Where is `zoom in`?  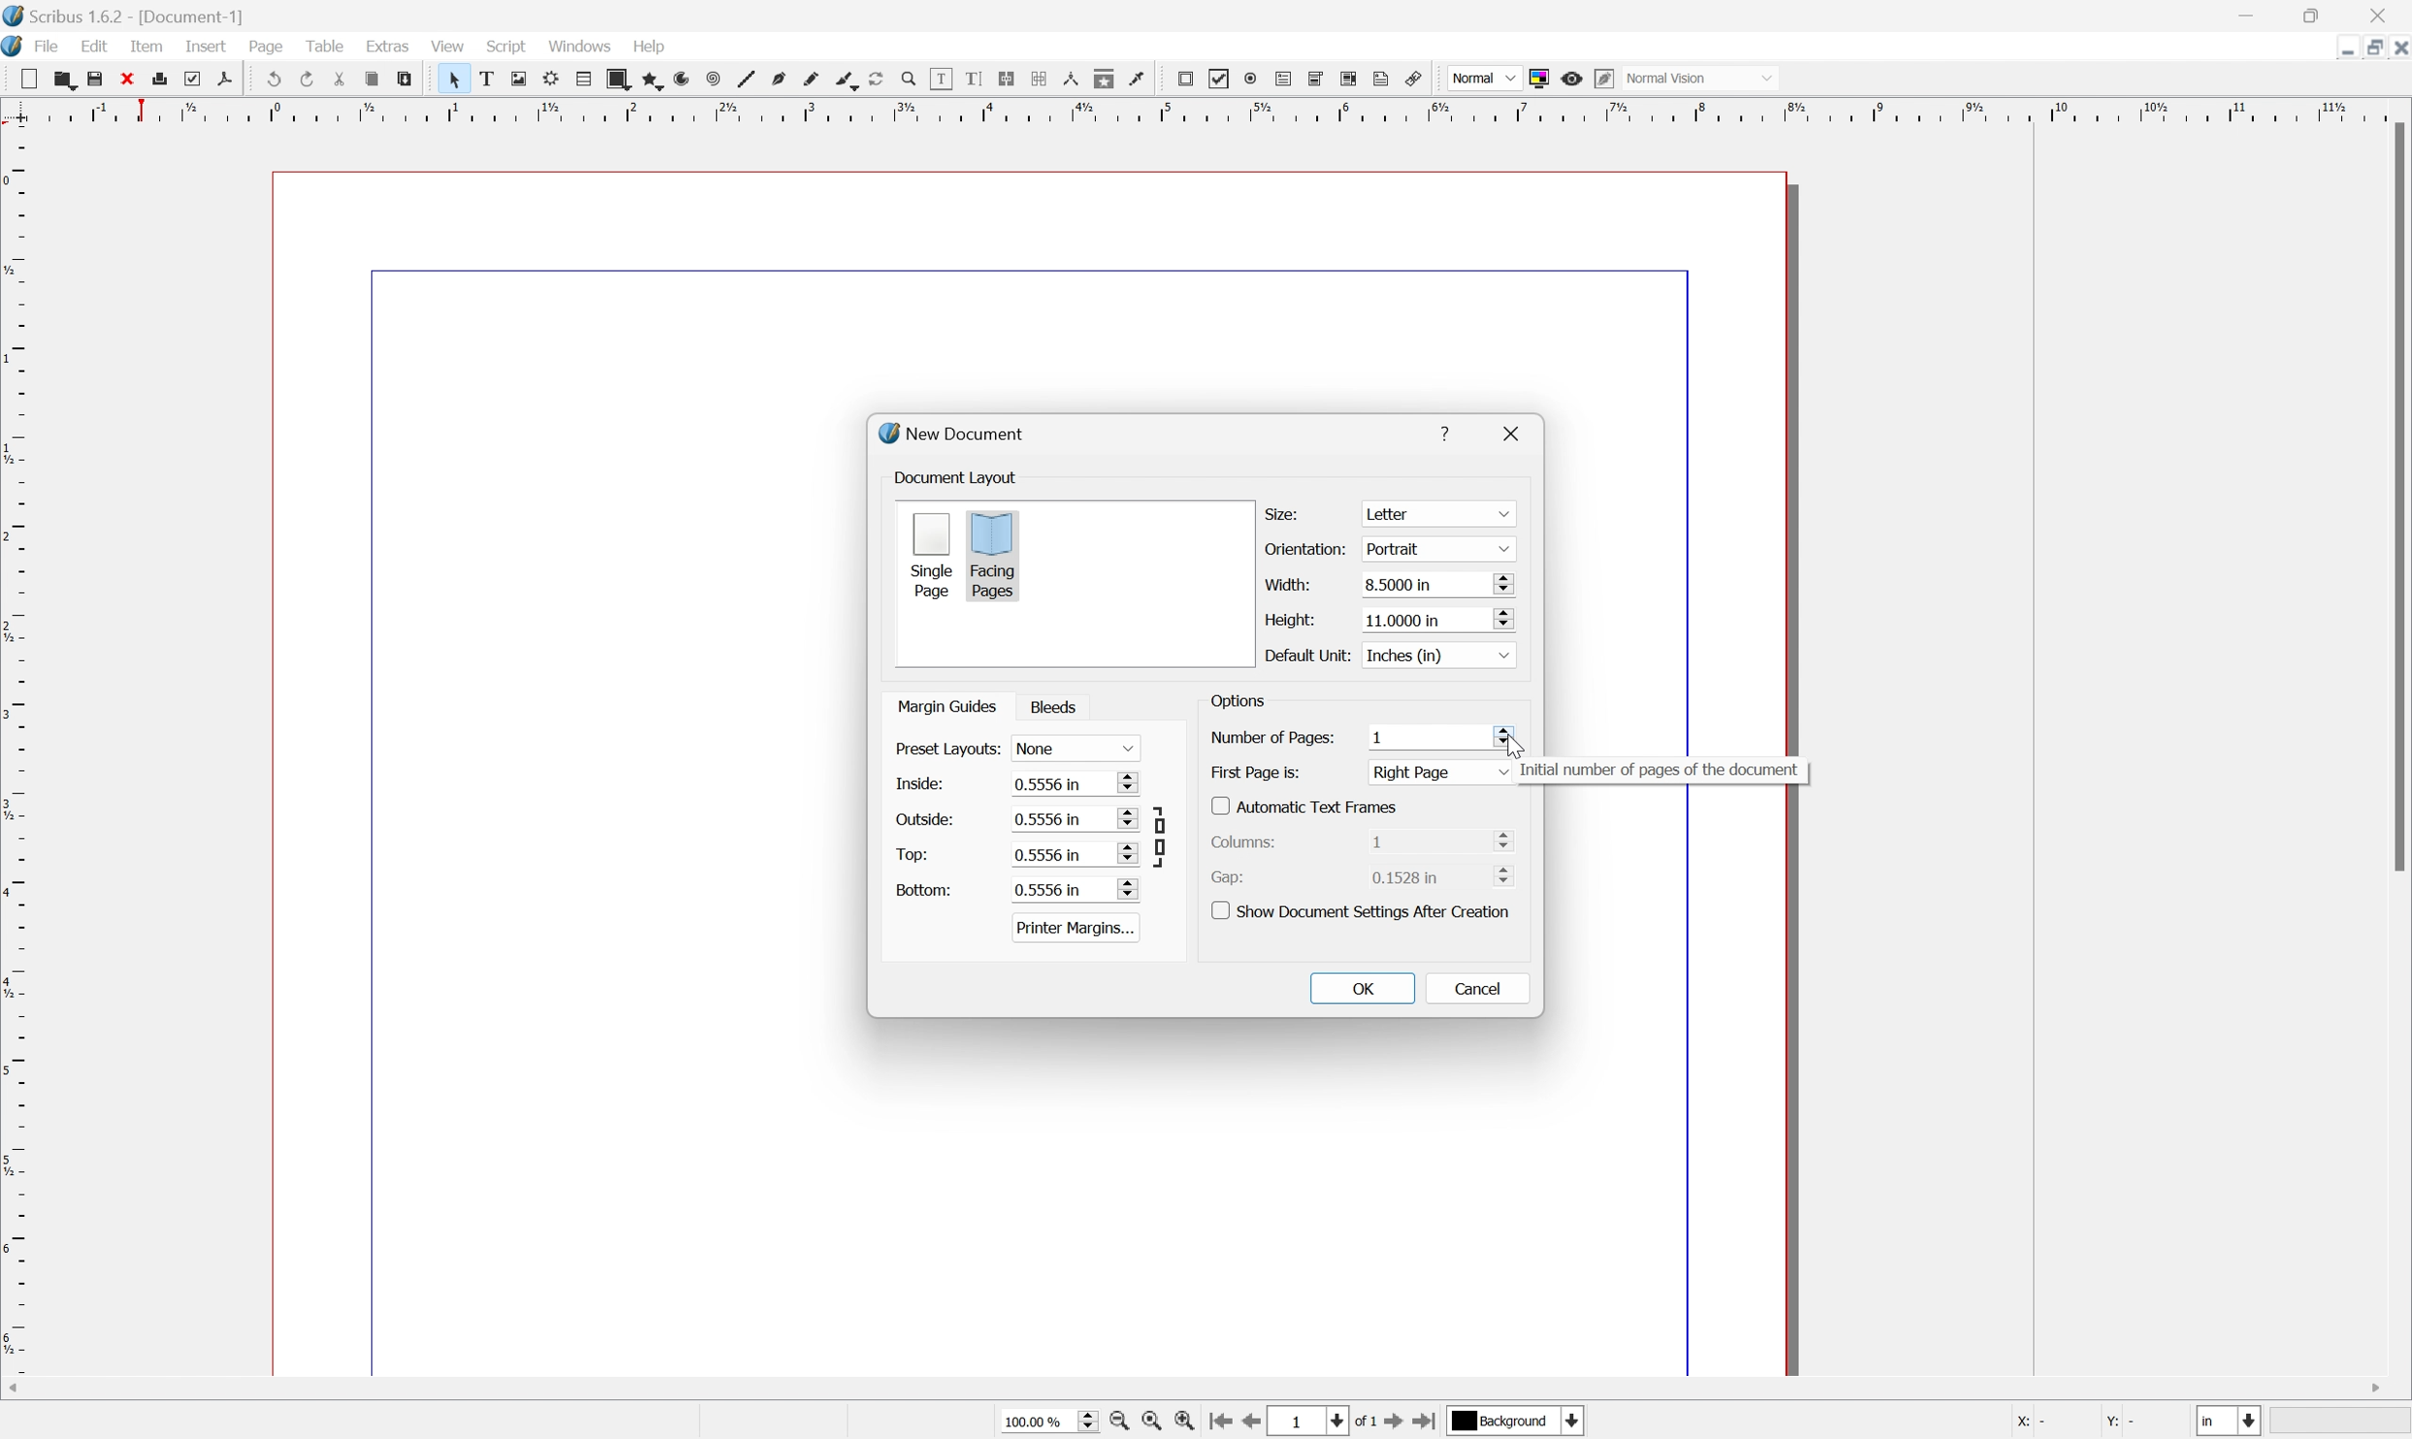 zoom in is located at coordinates (1190, 1423).